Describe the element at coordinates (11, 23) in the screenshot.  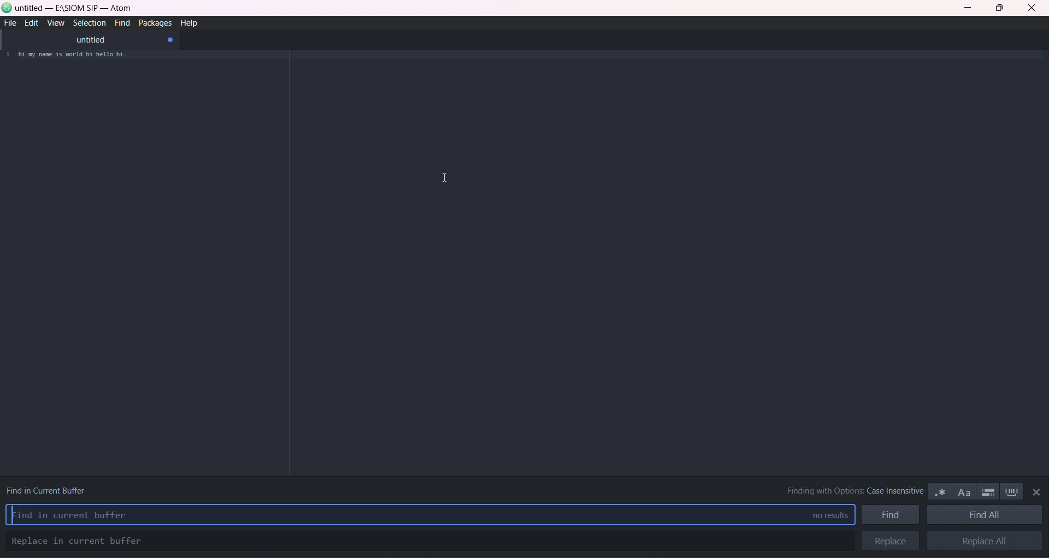
I see `file` at that location.